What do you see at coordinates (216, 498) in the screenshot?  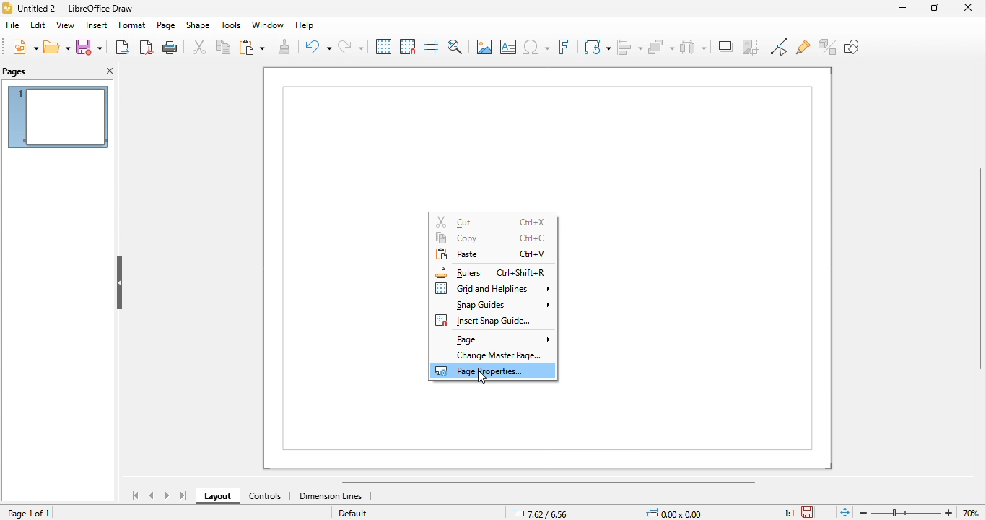 I see `layout` at bounding box center [216, 498].